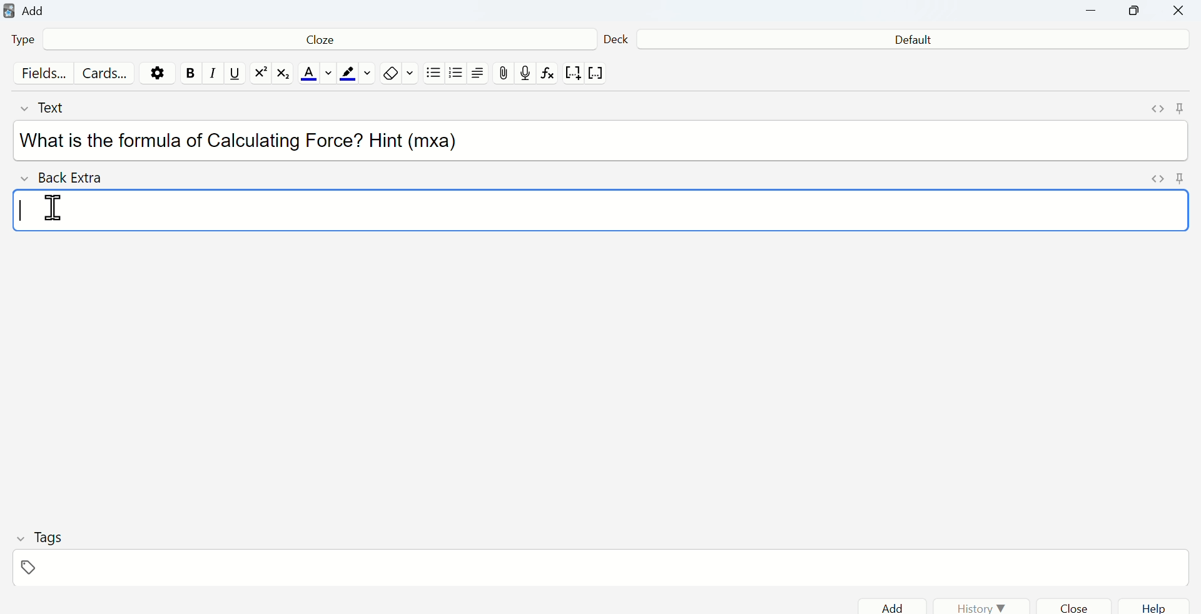  What do you see at coordinates (284, 75) in the screenshot?
I see `matrix` at bounding box center [284, 75].